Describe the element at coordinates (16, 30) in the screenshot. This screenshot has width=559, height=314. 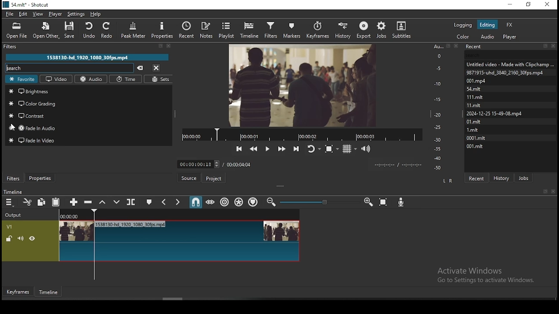
I see `open file` at that location.